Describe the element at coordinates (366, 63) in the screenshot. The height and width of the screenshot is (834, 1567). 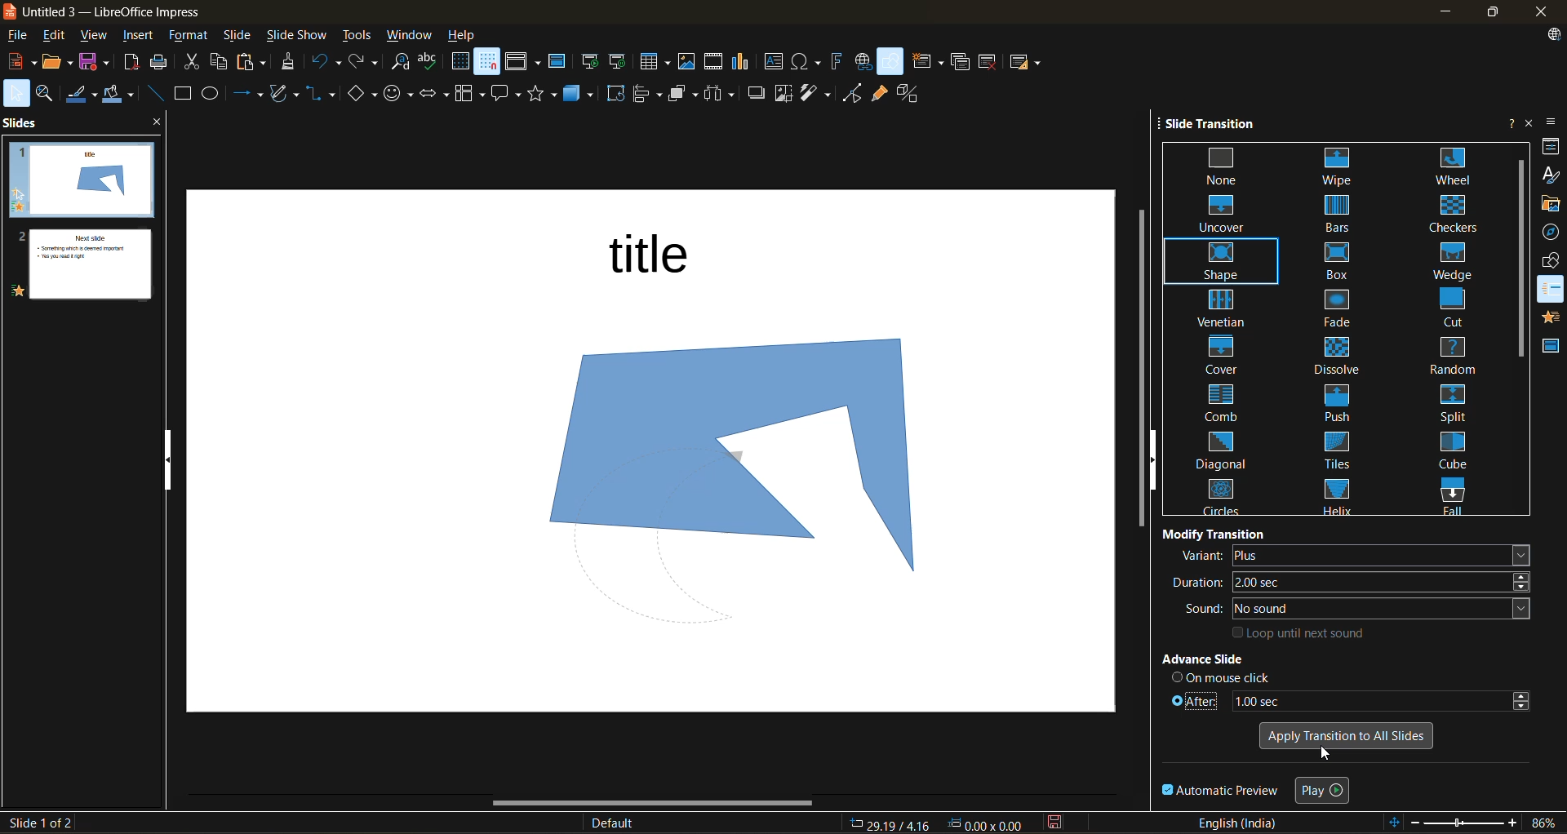
I see `redo` at that location.